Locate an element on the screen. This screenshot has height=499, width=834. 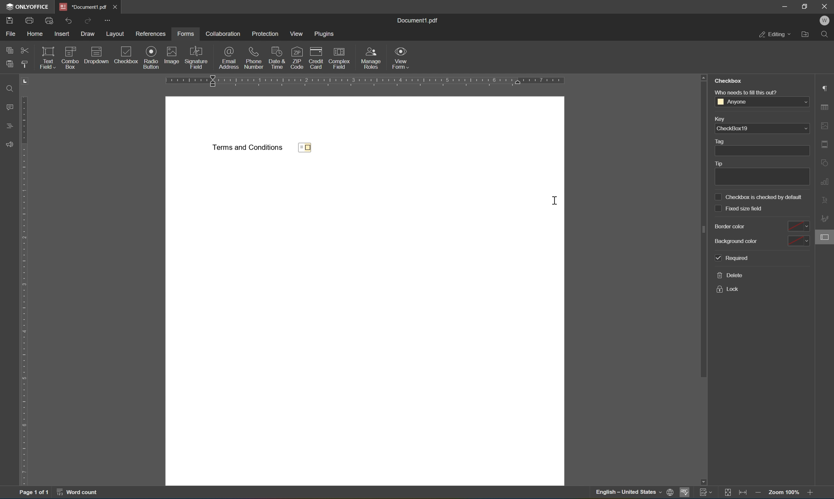
drop down is located at coordinates (804, 129).